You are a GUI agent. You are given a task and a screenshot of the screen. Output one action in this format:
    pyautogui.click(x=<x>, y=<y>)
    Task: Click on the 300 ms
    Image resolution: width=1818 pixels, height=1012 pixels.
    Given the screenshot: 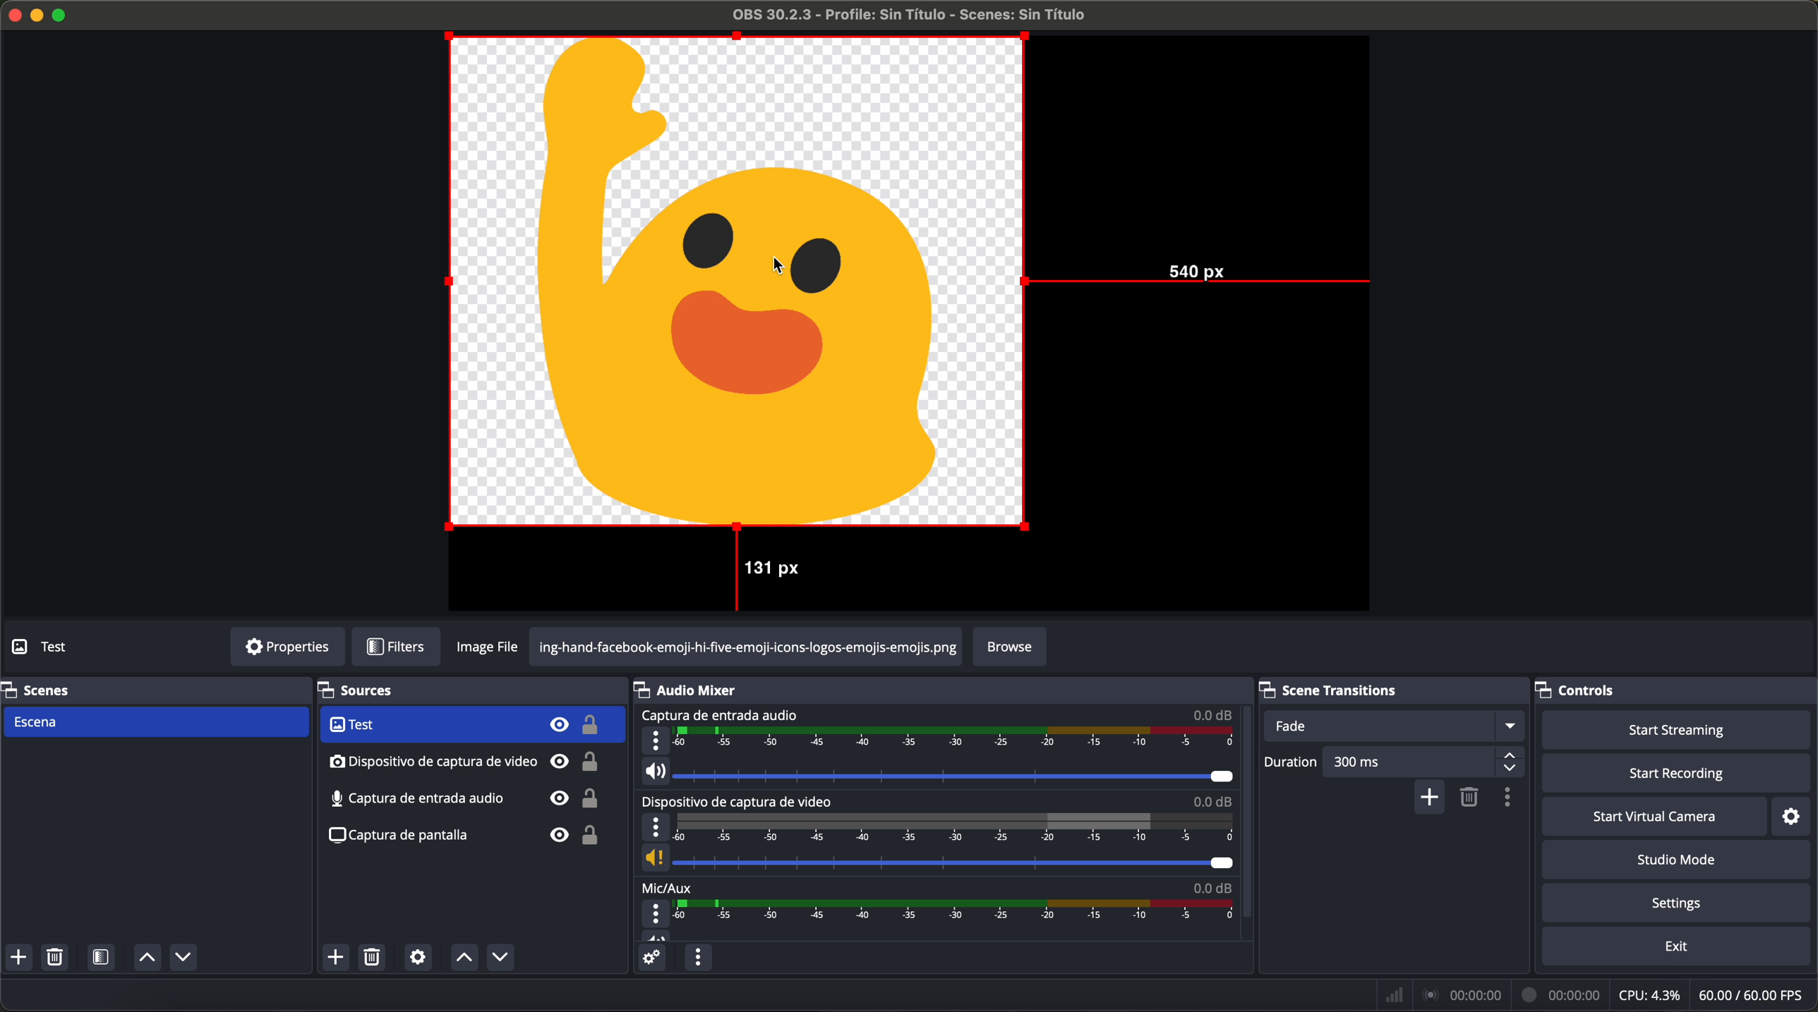 What is the action you would take?
    pyautogui.click(x=1425, y=762)
    